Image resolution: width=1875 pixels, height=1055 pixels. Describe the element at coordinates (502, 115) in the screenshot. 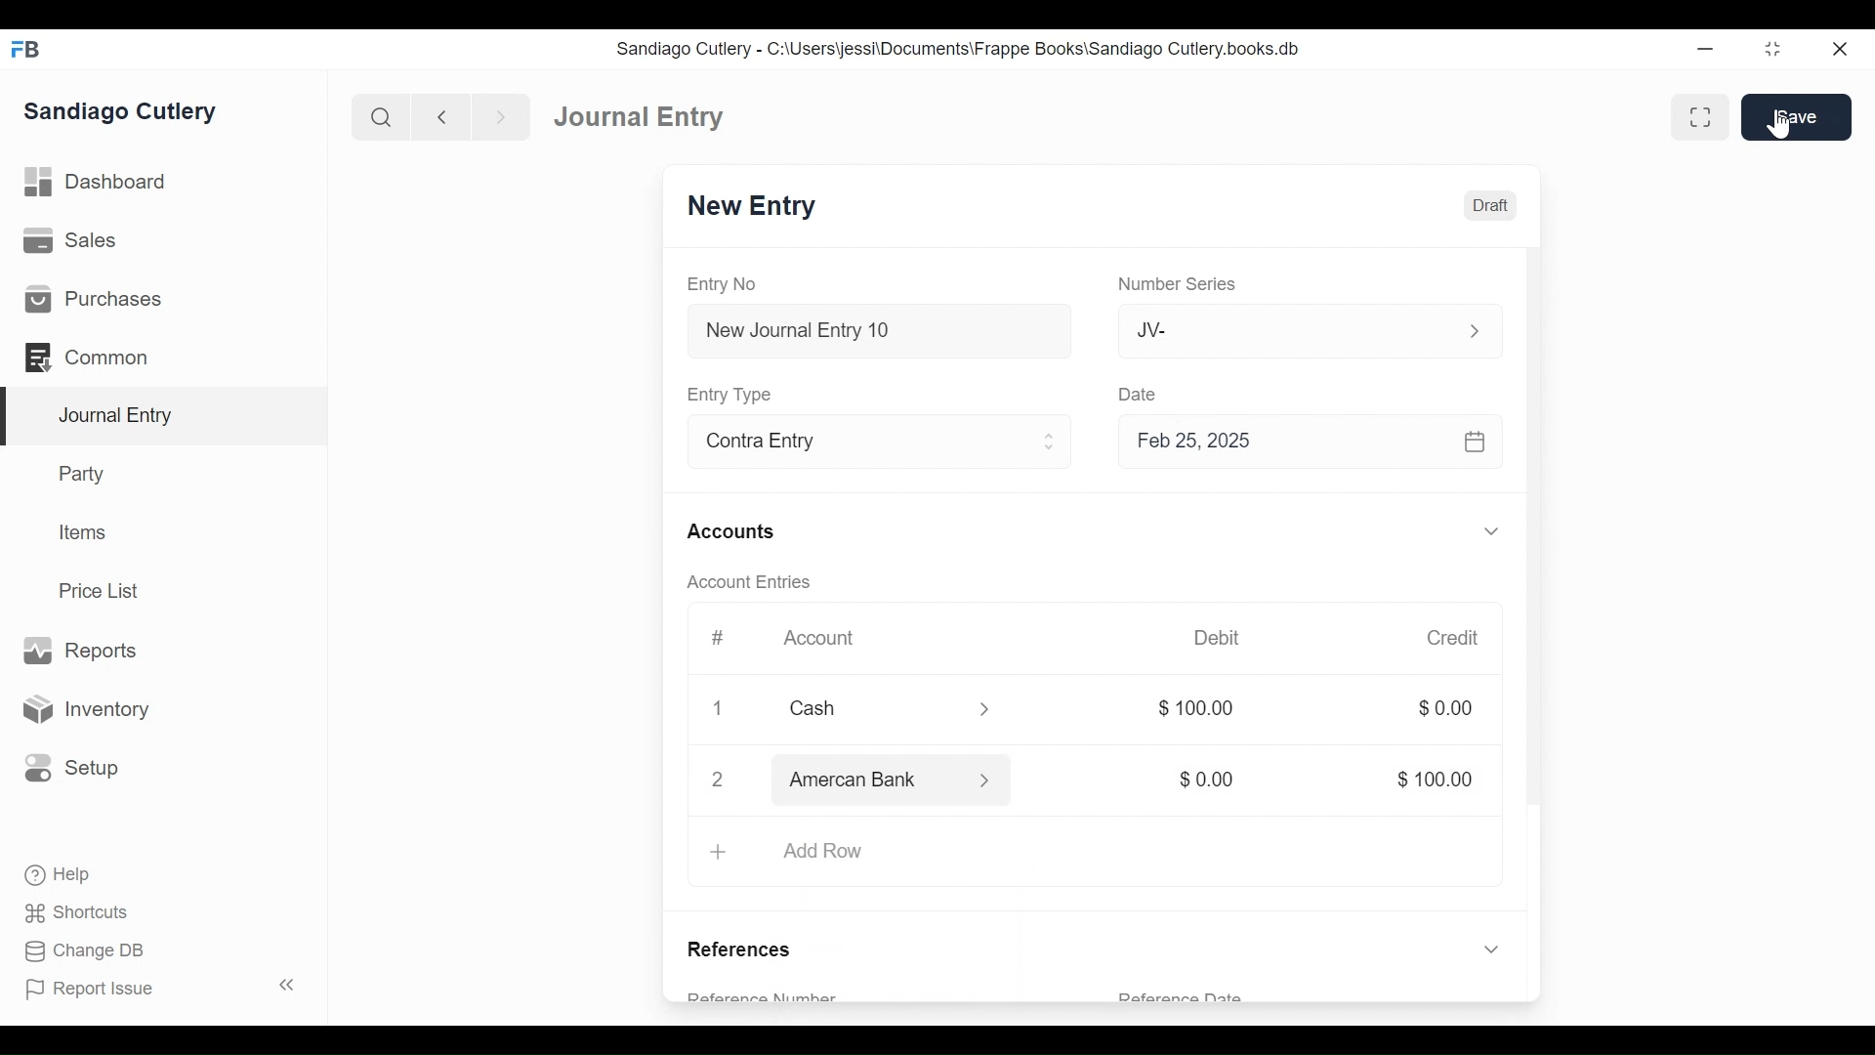

I see `Navigate Forward` at that location.